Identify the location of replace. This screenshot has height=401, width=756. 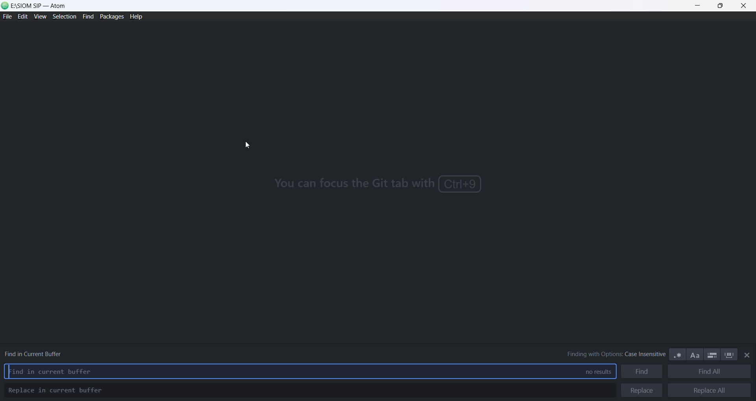
(642, 390).